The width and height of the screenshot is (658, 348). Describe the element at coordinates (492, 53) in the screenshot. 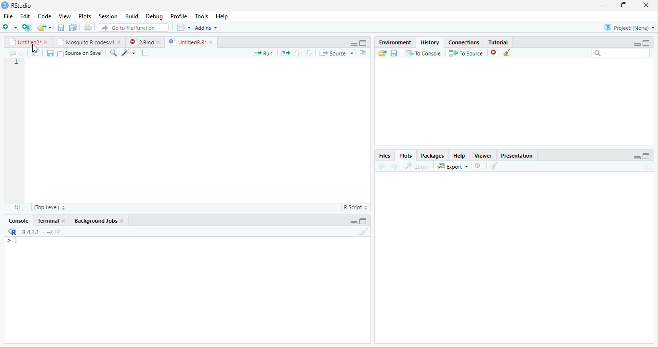

I see `close` at that location.